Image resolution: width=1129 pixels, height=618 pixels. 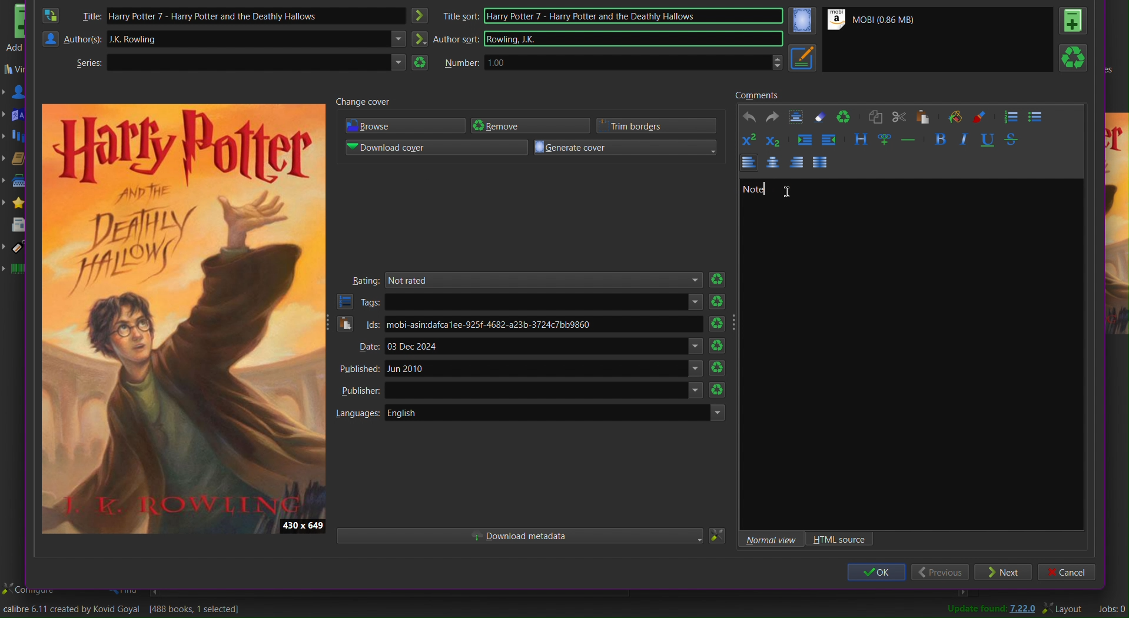 What do you see at coordinates (1074, 20) in the screenshot?
I see `Book` at bounding box center [1074, 20].